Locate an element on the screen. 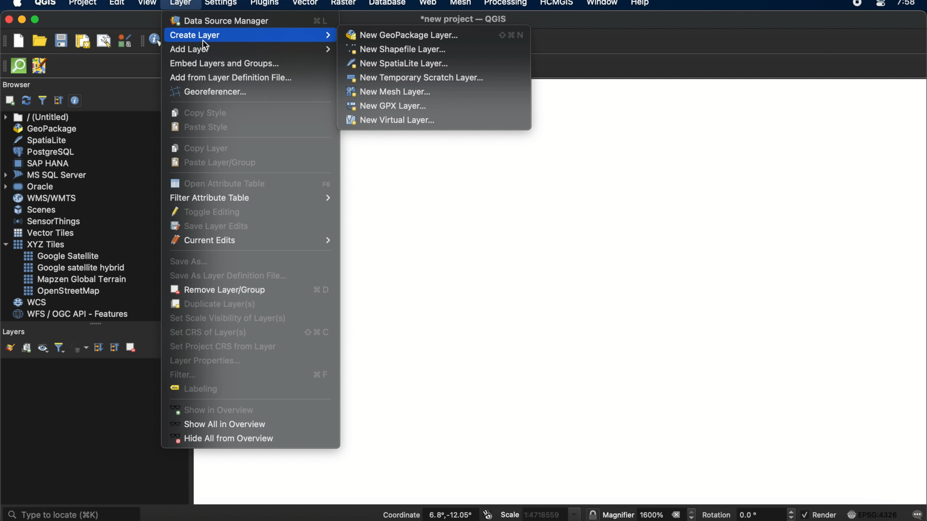 This screenshot has width=927, height=521. identify features is located at coordinates (153, 41).